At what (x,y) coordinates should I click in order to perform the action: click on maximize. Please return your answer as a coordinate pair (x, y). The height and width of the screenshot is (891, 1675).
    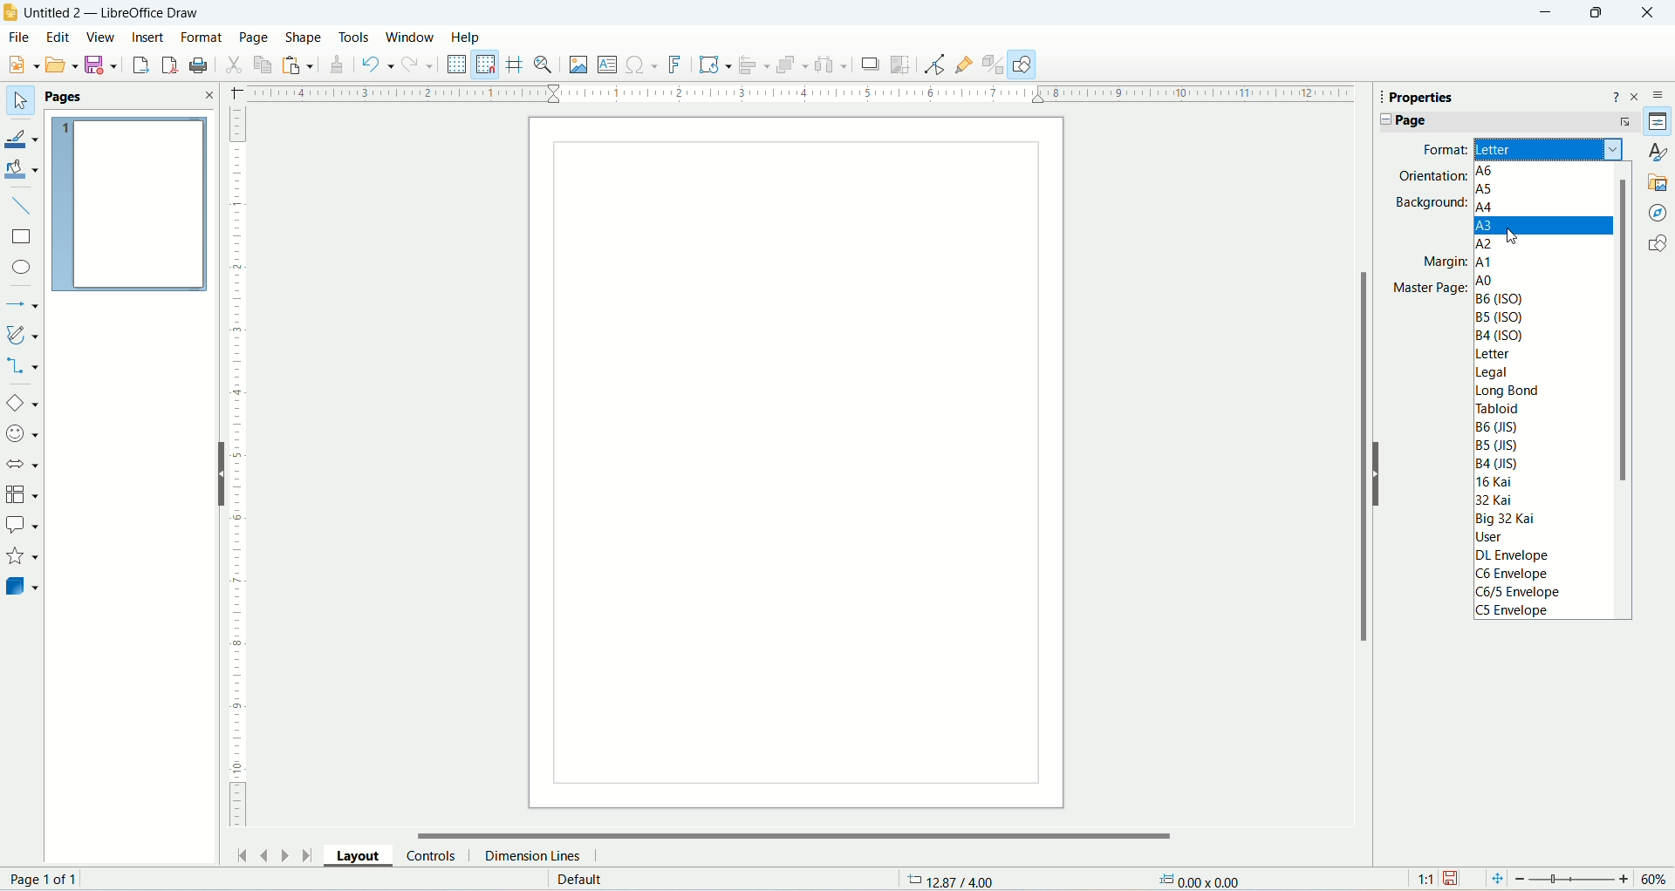
    Looking at the image, I should click on (1596, 17).